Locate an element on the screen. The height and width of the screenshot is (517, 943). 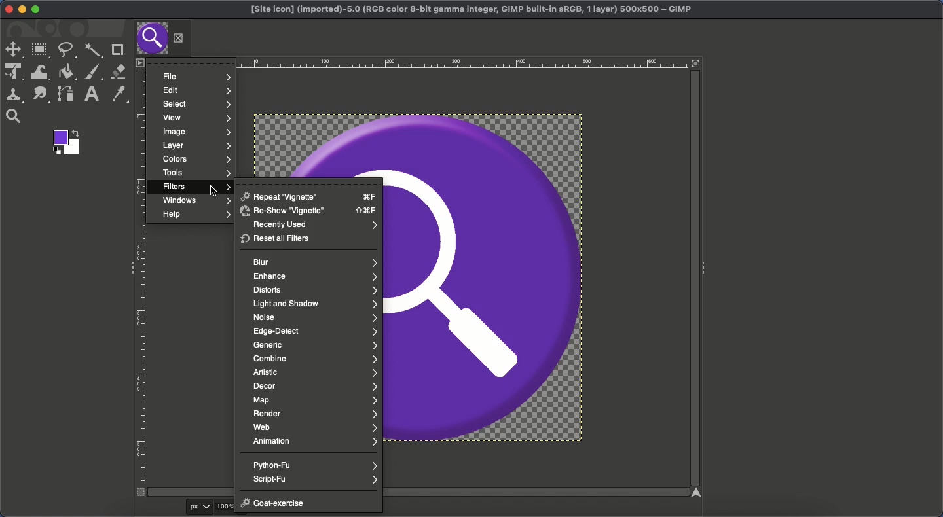
Ruler is located at coordinates (141, 283).